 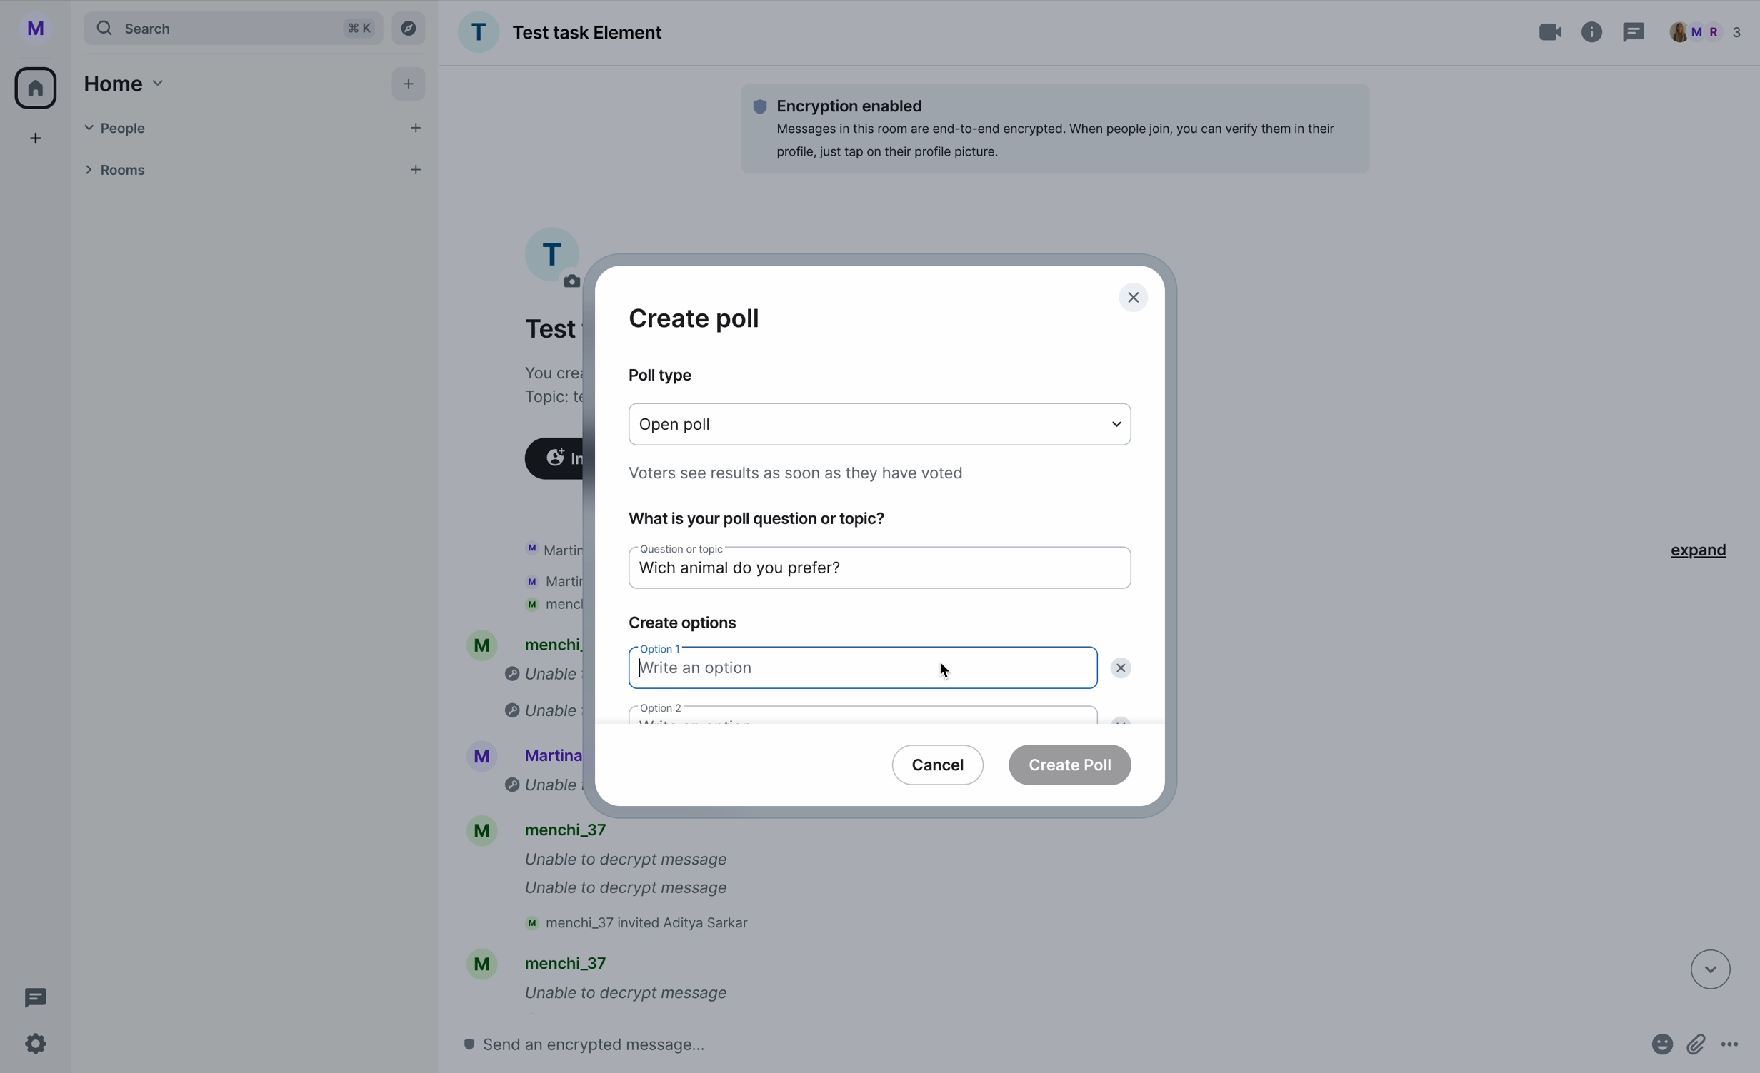 What do you see at coordinates (862, 669) in the screenshot?
I see `click on option 1` at bounding box center [862, 669].